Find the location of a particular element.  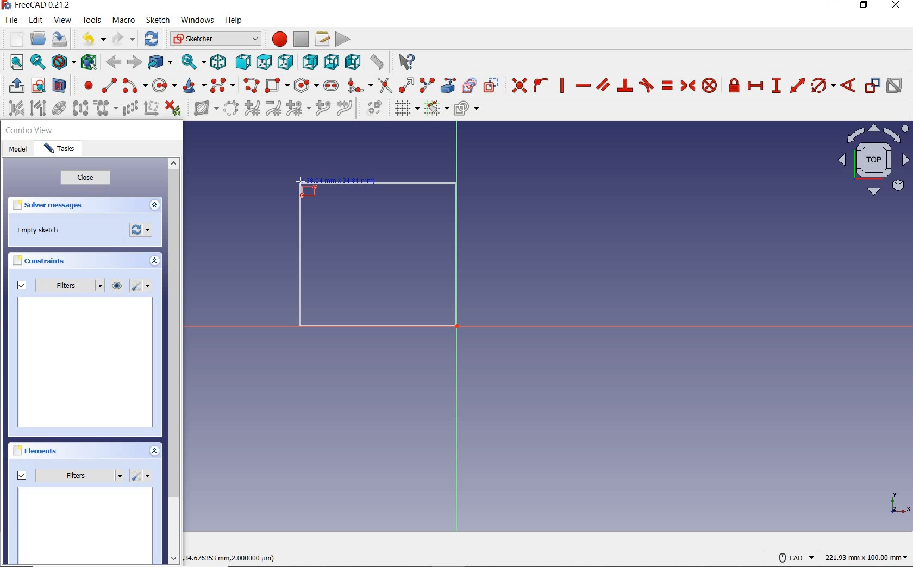

refresh is located at coordinates (152, 40).